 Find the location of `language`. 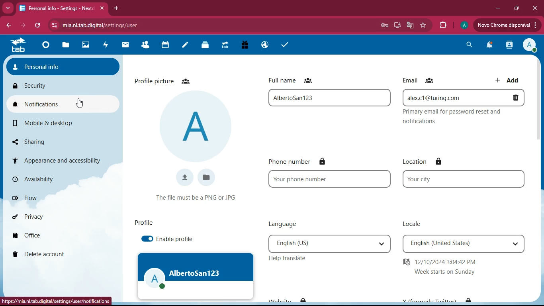

language is located at coordinates (328, 244).